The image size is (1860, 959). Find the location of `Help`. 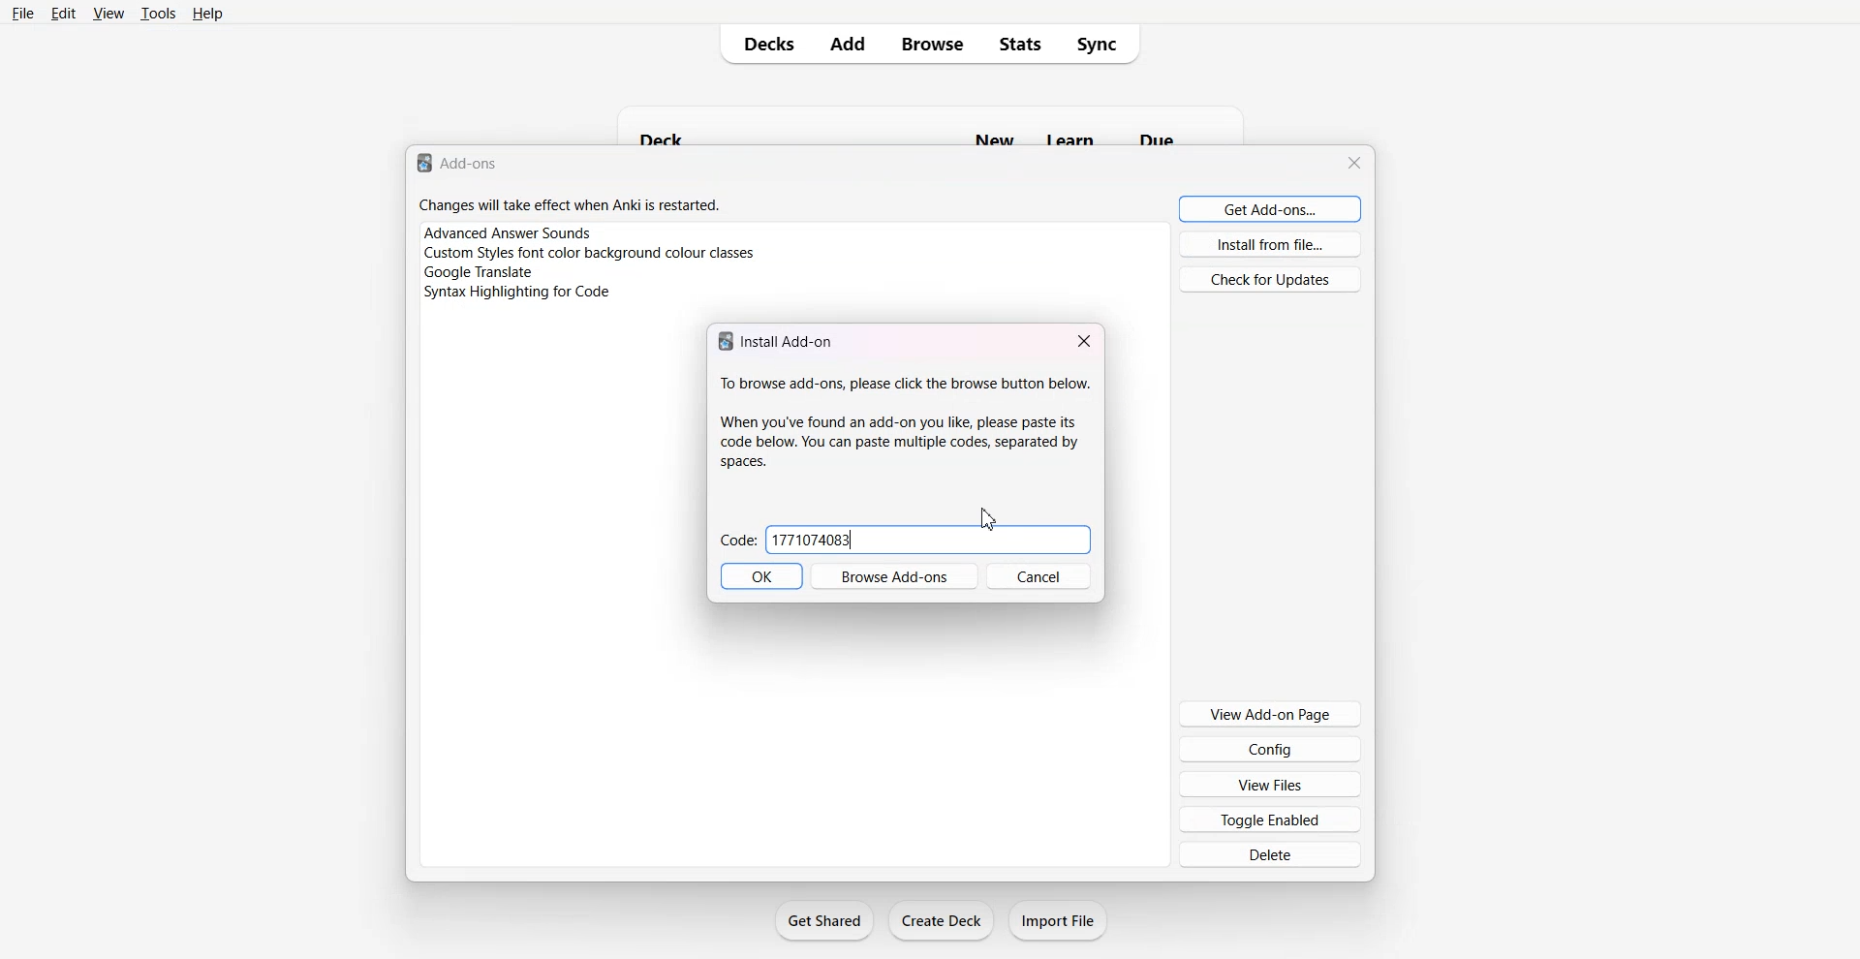

Help is located at coordinates (207, 14).